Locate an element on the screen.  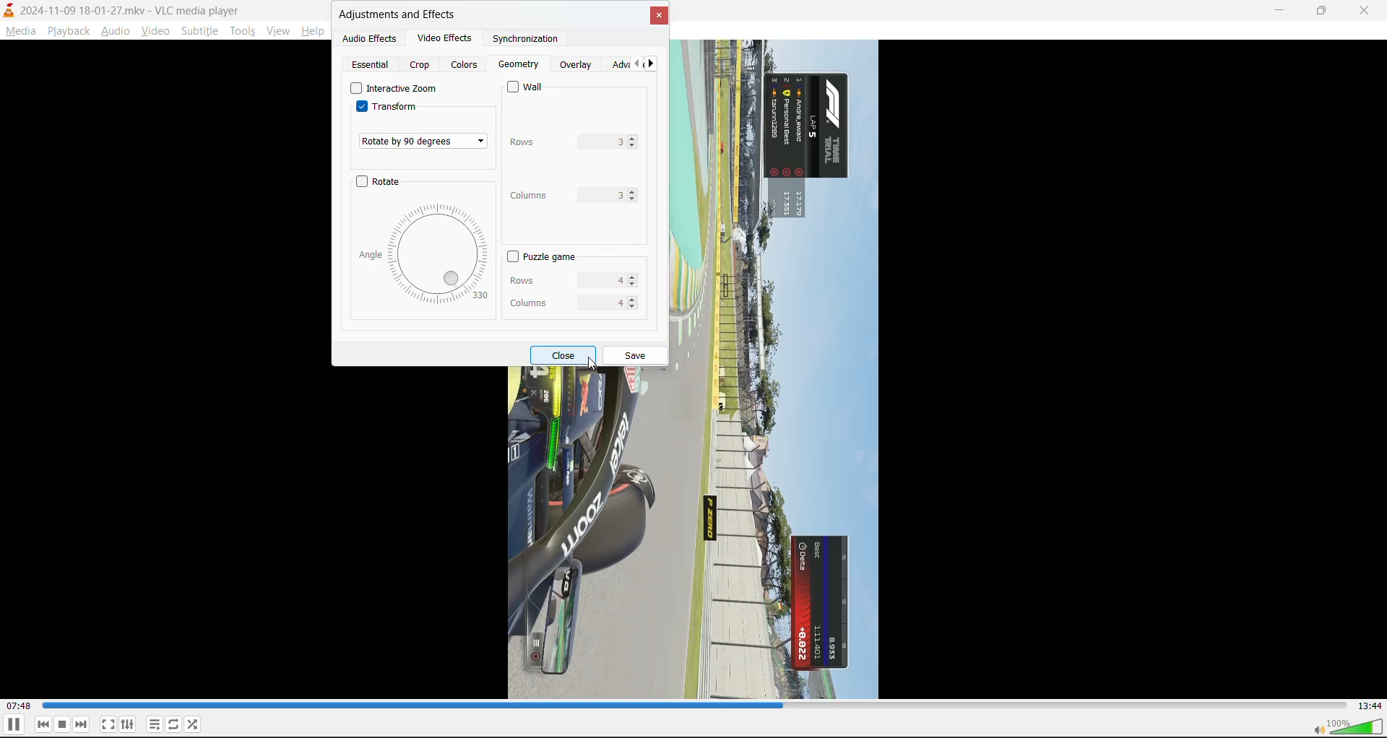
random is located at coordinates (194, 723).